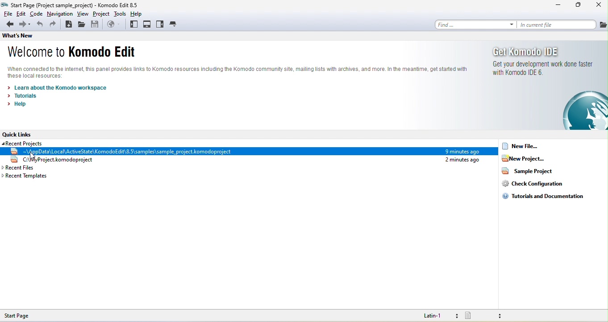  What do you see at coordinates (68, 25) in the screenshot?
I see `new` at bounding box center [68, 25].